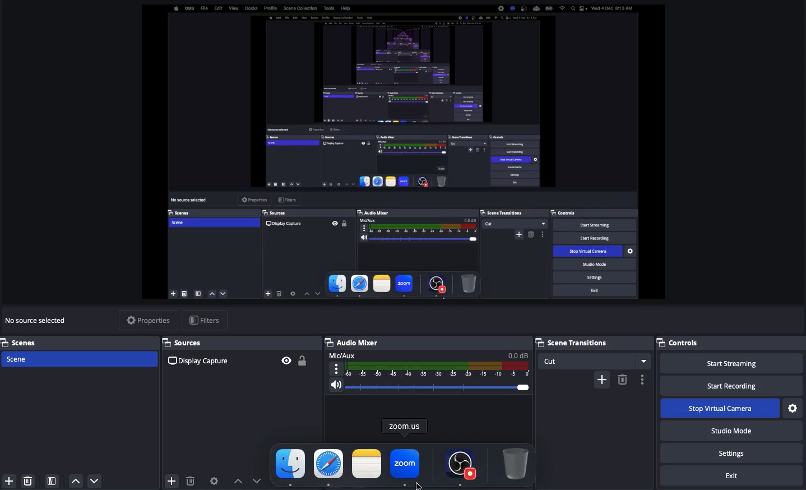 This screenshot has width=806, height=490. Describe the element at coordinates (405, 152) in the screenshot. I see `Screen` at that location.